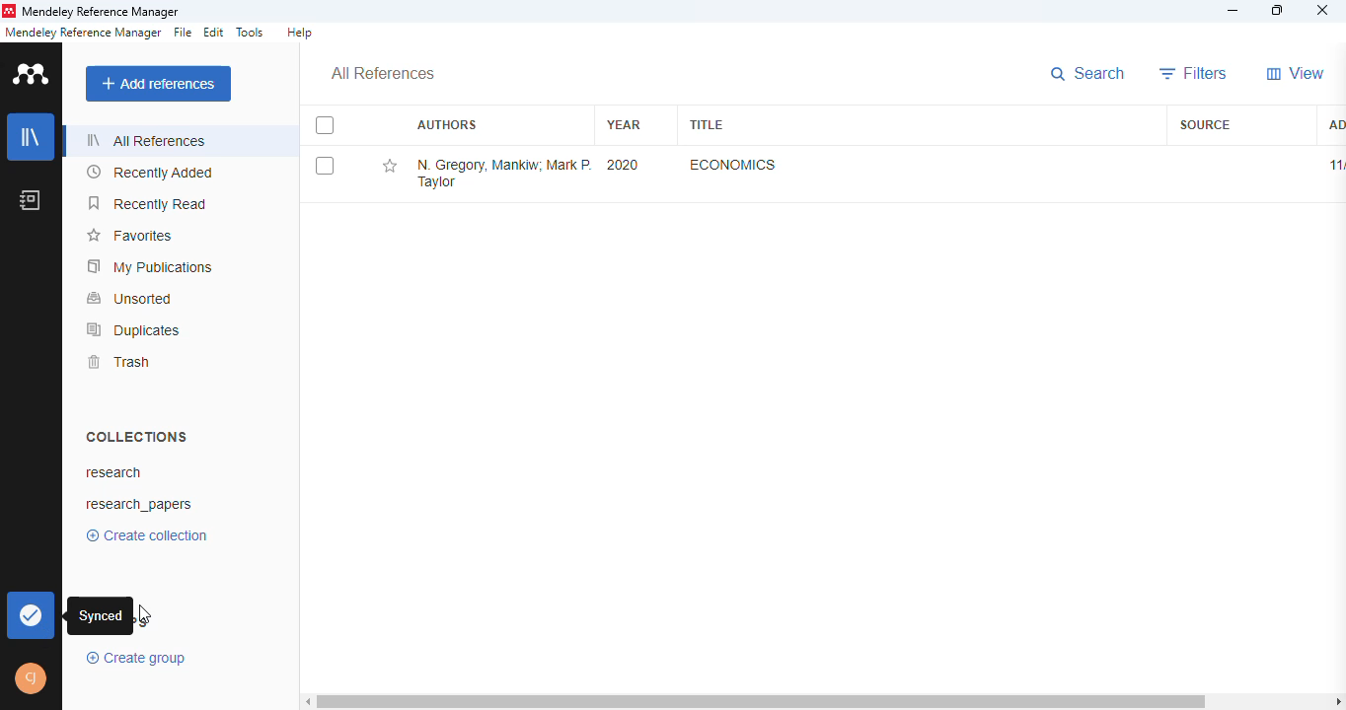  Describe the element at coordinates (1206, 123) in the screenshot. I see `source` at that location.